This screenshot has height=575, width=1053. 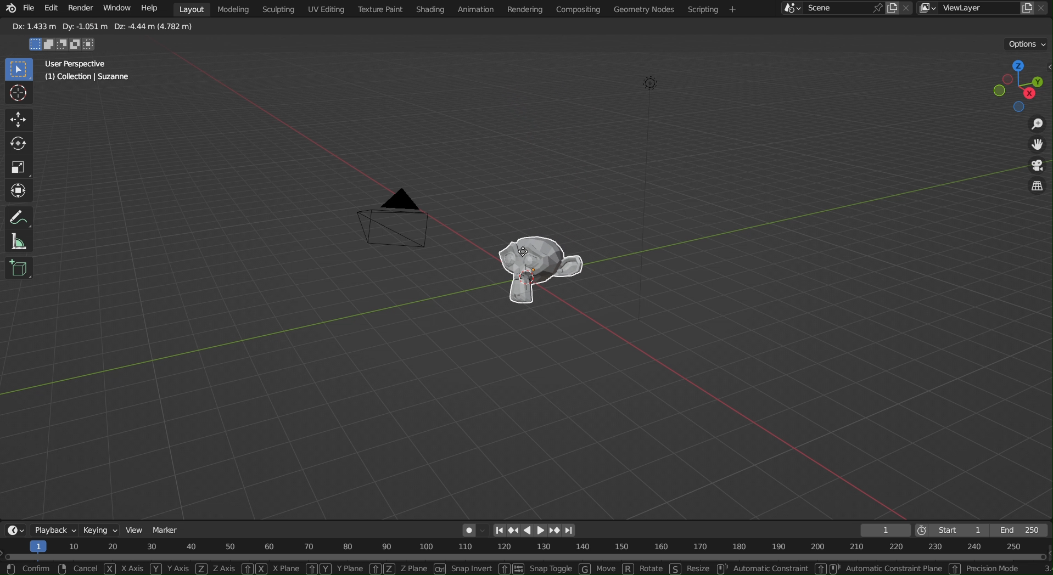 What do you see at coordinates (156, 568) in the screenshot?
I see `Y` at bounding box center [156, 568].